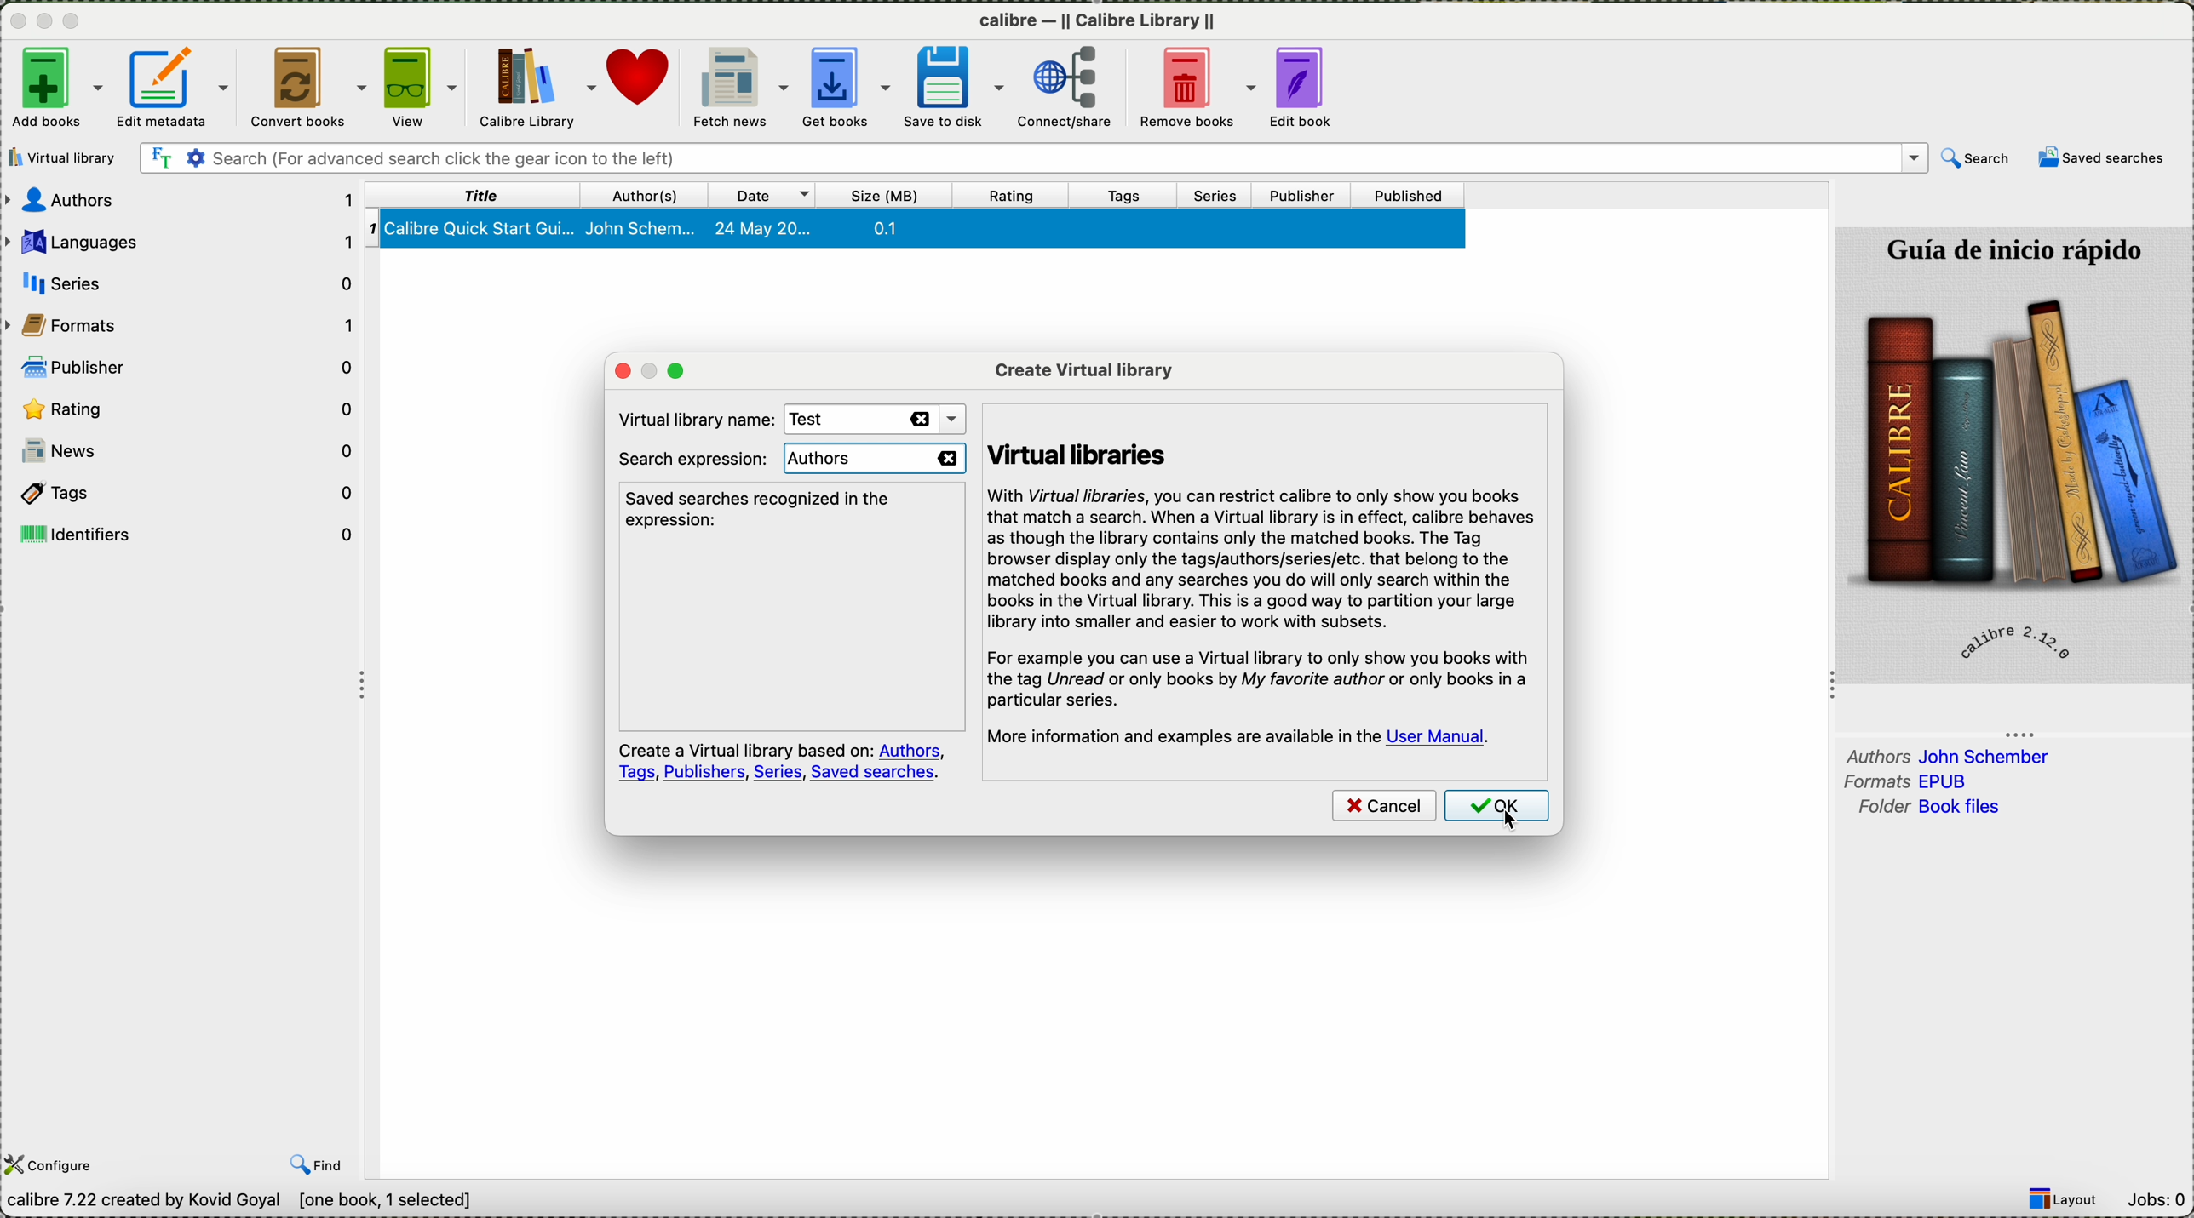  Describe the element at coordinates (1138, 196) in the screenshot. I see `tags` at that location.